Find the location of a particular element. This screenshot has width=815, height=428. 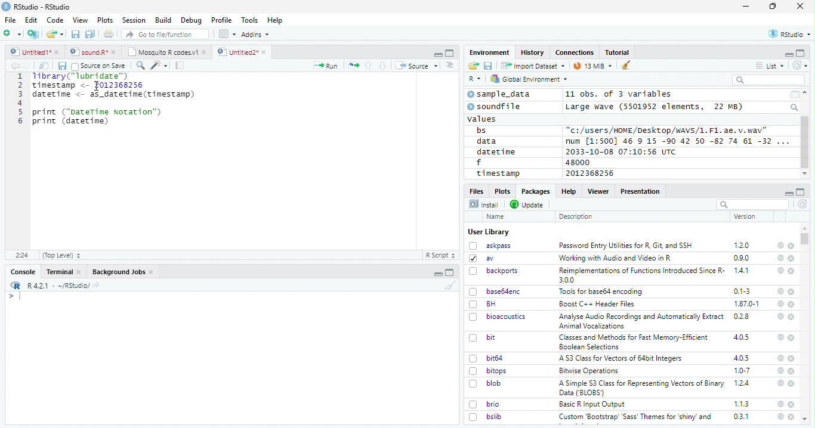

close is located at coordinates (792, 371).